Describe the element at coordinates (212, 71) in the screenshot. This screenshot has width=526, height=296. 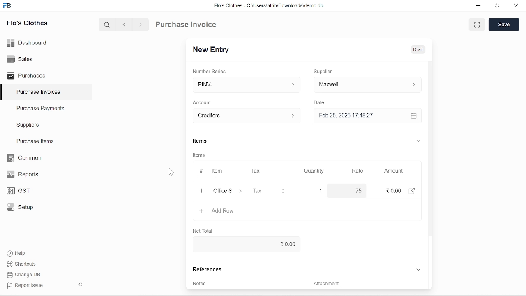
I see `‘Number Series` at that location.